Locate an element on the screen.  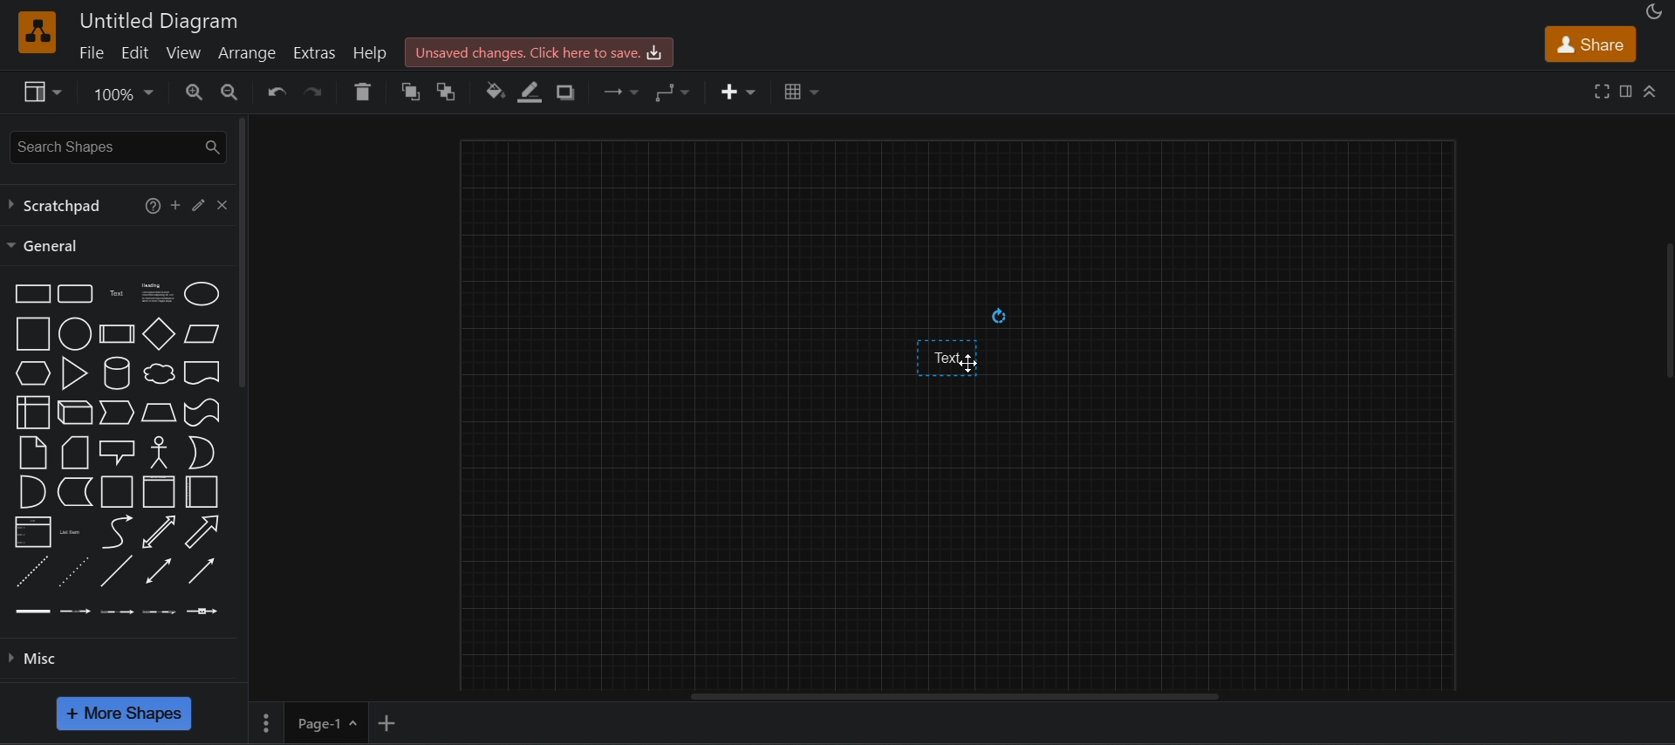
add new page is located at coordinates (387, 723).